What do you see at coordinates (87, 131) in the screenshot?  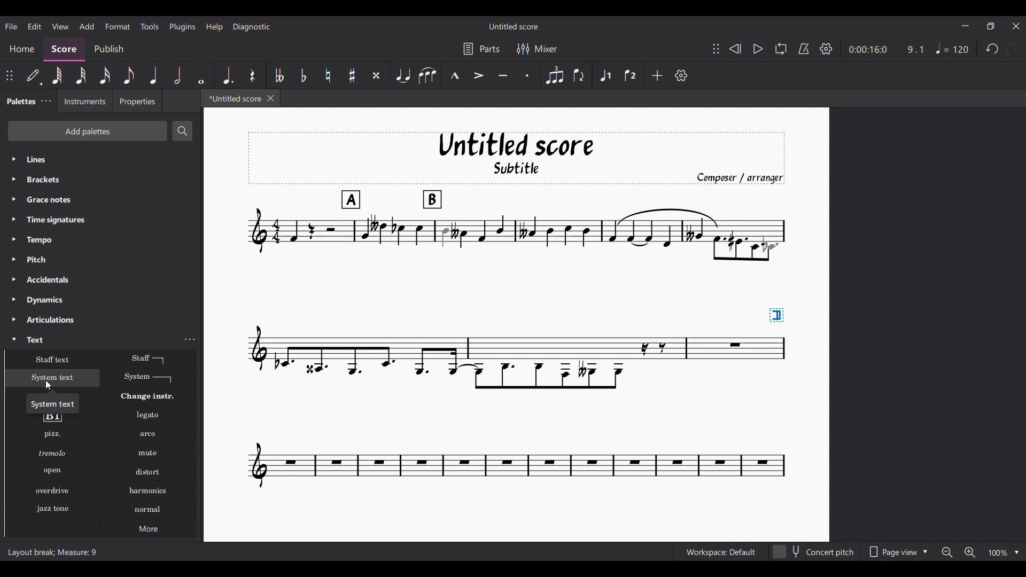 I see `Add palettes` at bounding box center [87, 131].